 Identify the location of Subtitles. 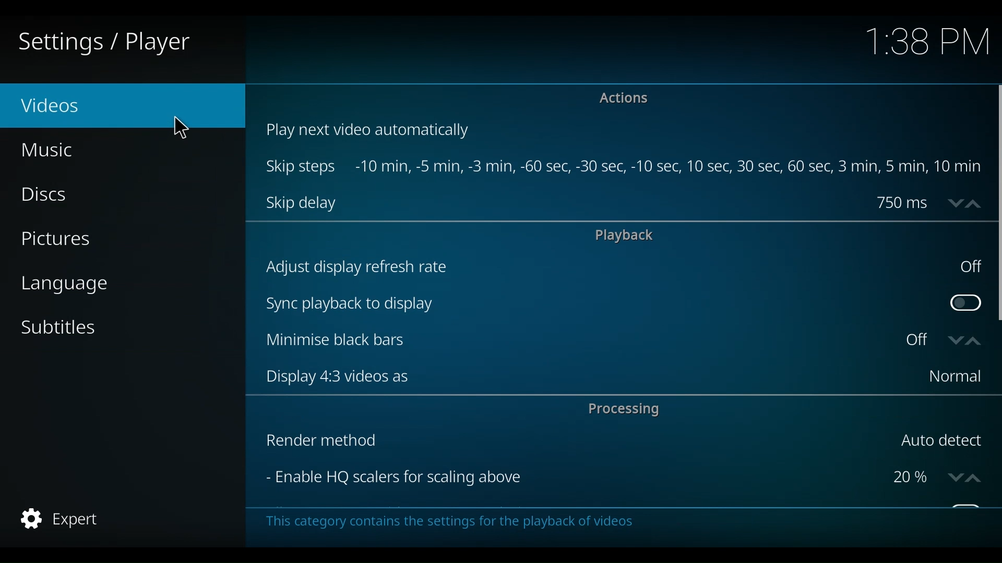
(59, 326).